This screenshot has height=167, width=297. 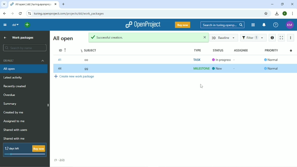 I want to click on ID, so click(x=62, y=50).